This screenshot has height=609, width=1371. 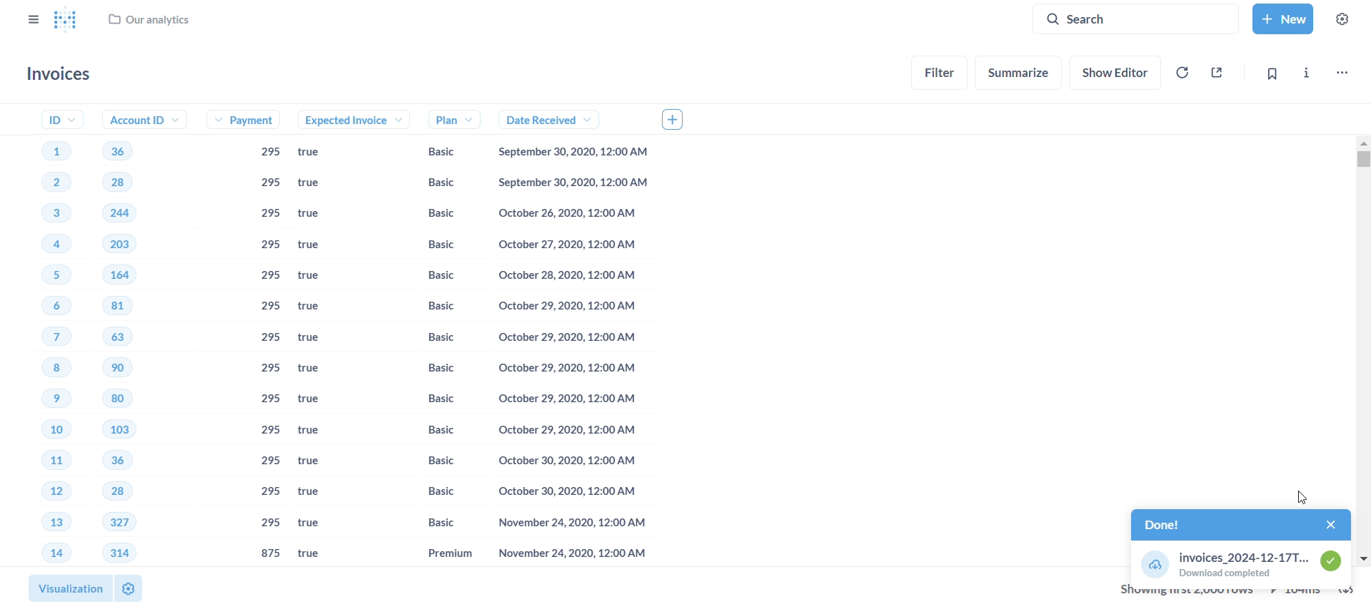 I want to click on auto-refresh, so click(x=1181, y=72).